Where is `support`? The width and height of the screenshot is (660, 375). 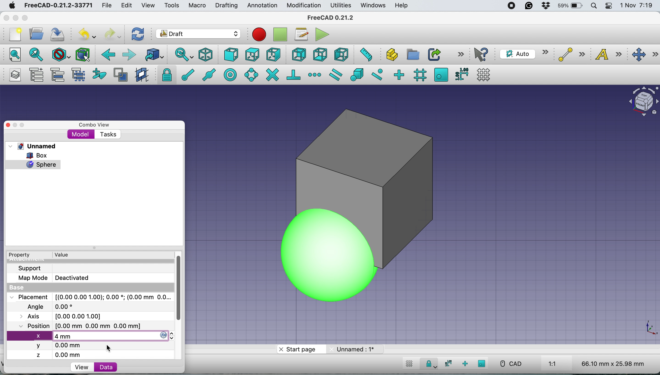
support is located at coordinates (31, 268).